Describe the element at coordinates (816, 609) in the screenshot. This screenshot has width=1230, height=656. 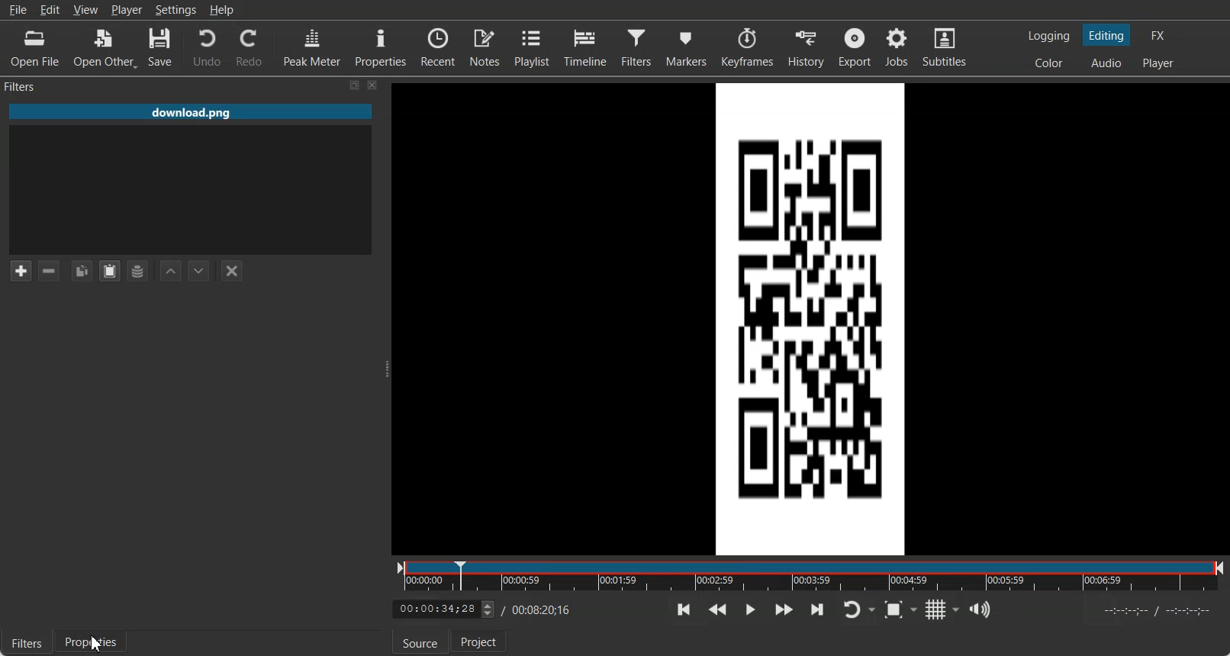
I see `Skip to the next point` at that location.